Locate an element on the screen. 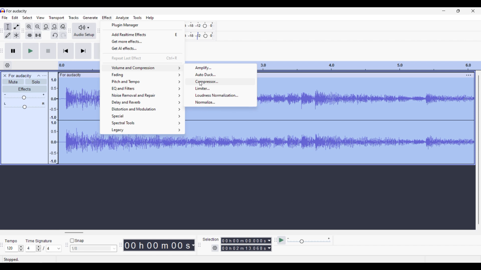 This screenshot has width=481, height=270. Software logo is located at coordinates (3, 11).